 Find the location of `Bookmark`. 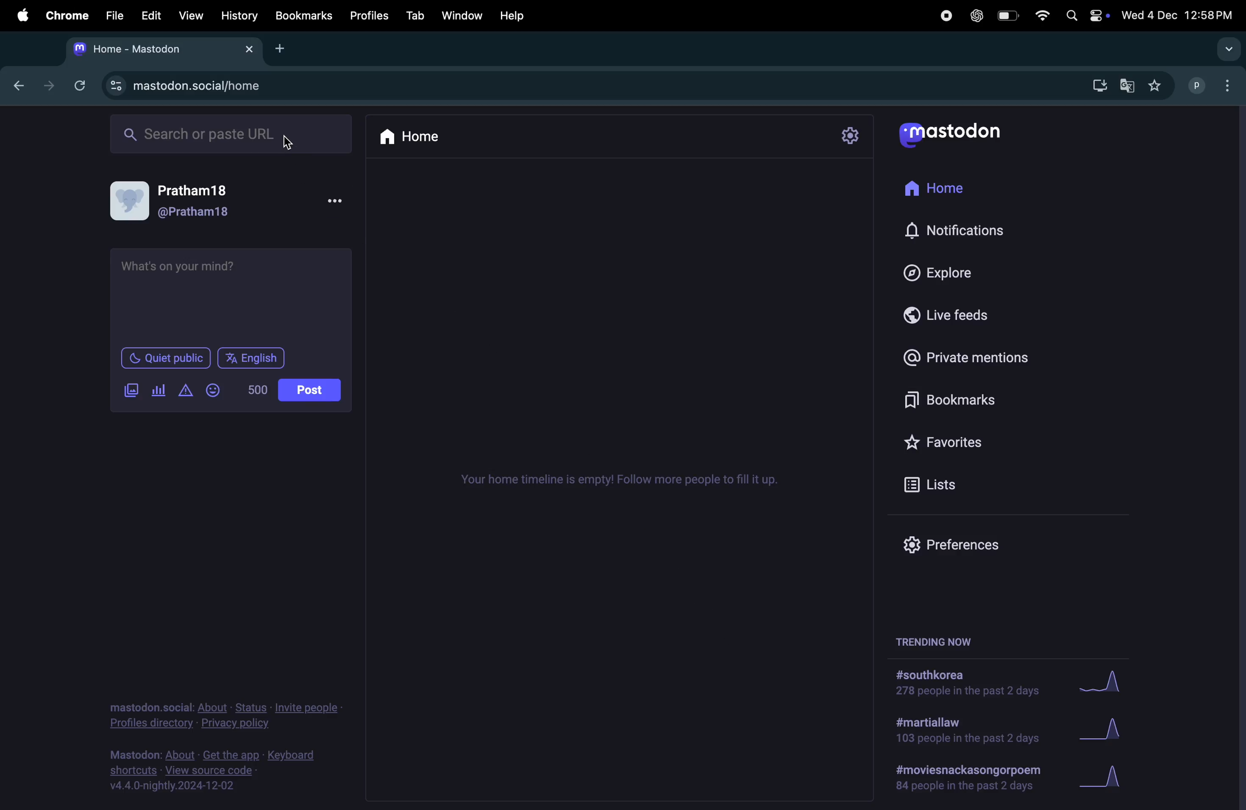

Bookmark is located at coordinates (305, 16).